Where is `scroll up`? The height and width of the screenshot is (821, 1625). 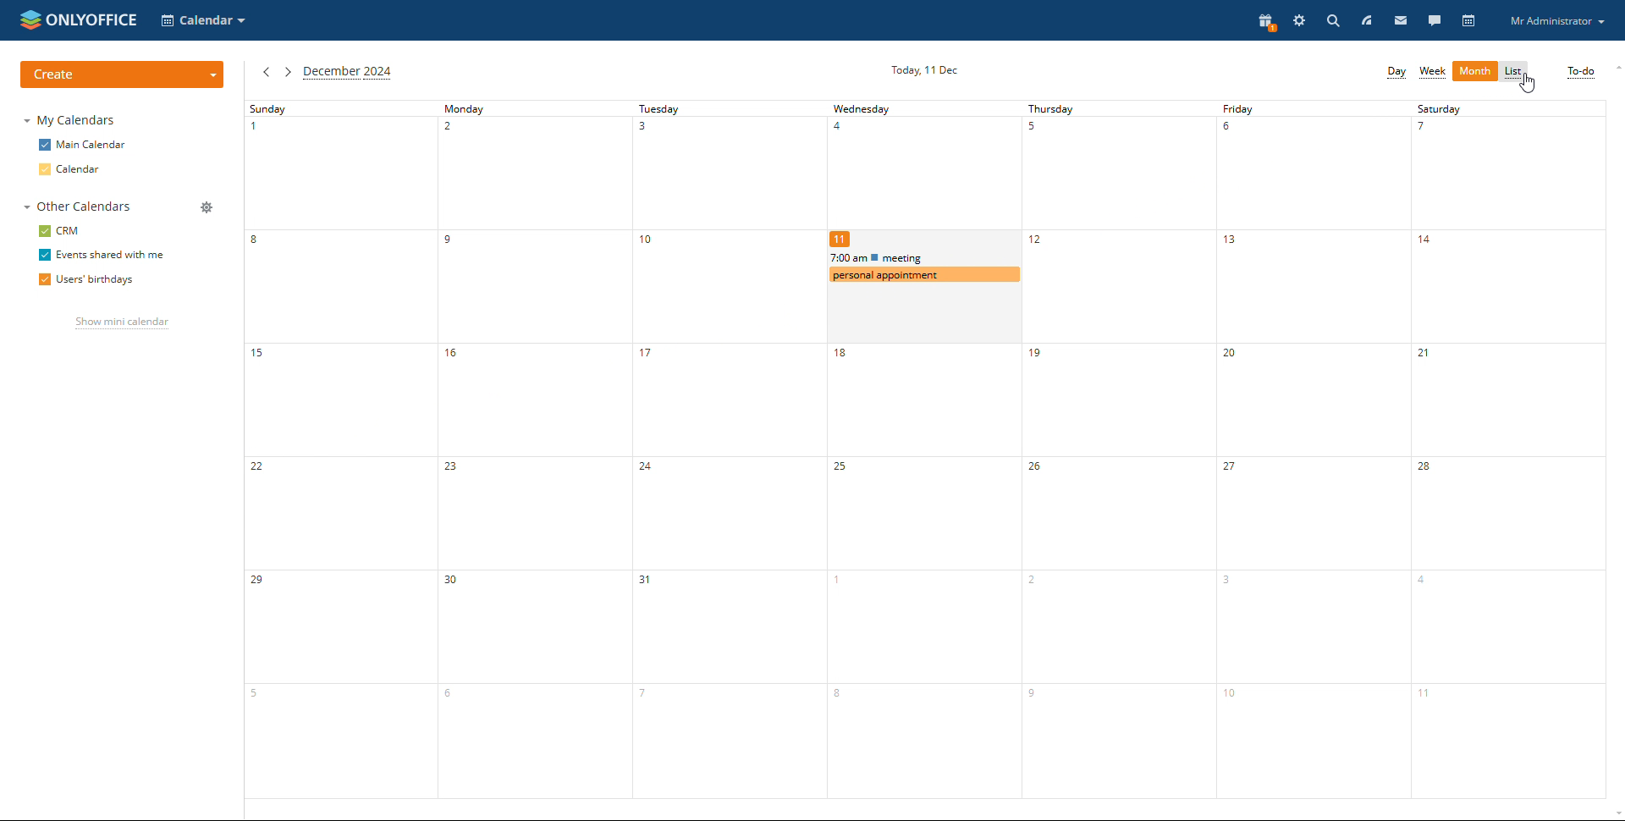
scroll up is located at coordinates (1615, 68).